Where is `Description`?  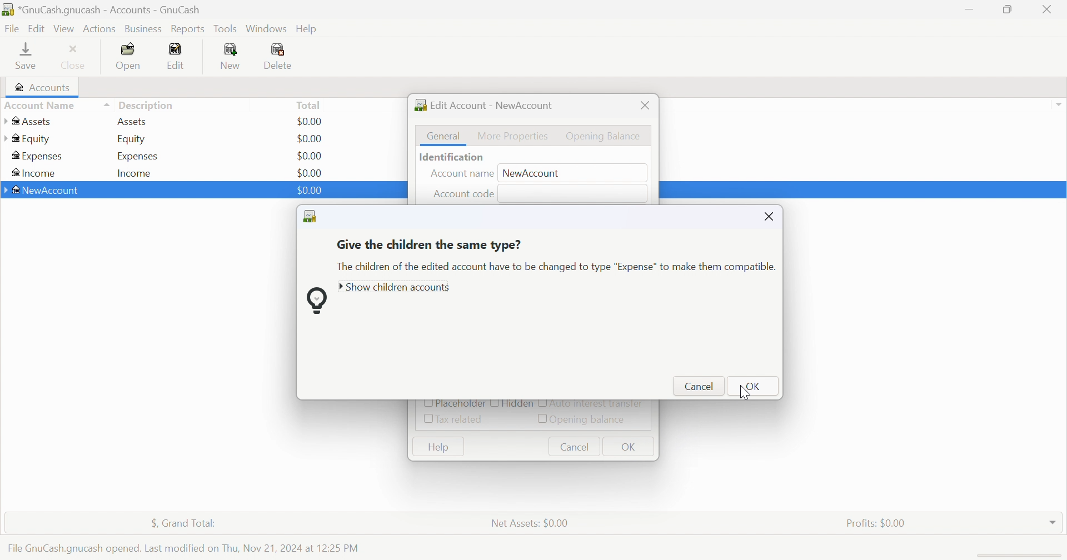 Description is located at coordinates (147, 106).